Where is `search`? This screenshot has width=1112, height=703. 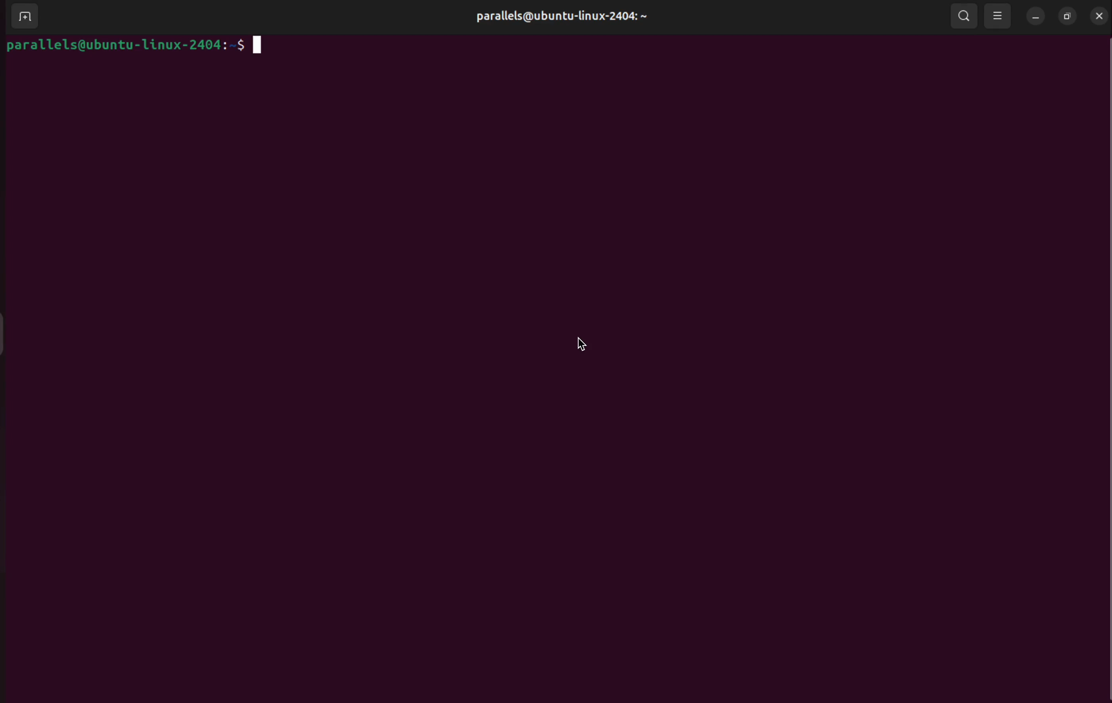 search is located at coordinates (967, 17).